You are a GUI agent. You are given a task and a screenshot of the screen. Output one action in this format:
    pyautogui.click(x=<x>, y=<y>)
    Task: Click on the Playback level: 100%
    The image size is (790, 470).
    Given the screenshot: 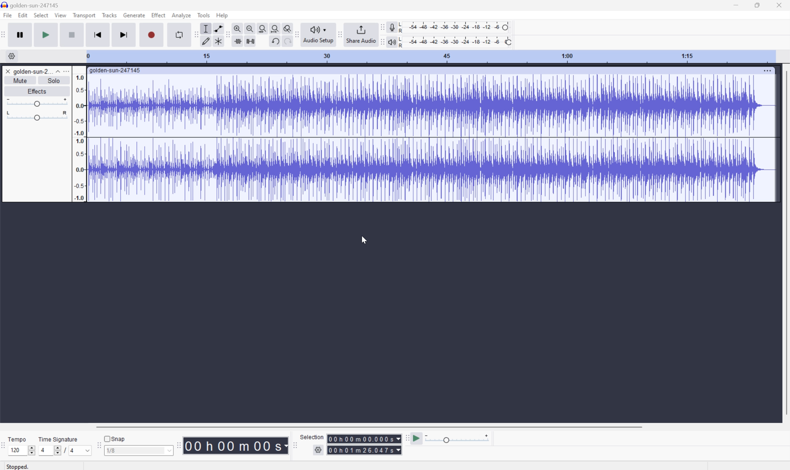 What is the action you would take?
    pyautogui.click(x=454, y=41)
    